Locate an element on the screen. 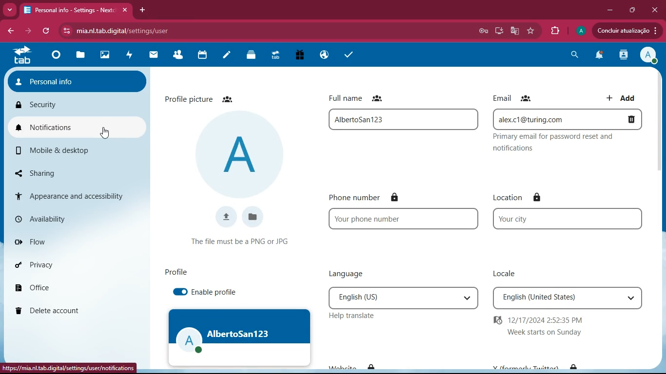 This screenshot has height=374, width=666. extensions is located at coordinates (556, 29).